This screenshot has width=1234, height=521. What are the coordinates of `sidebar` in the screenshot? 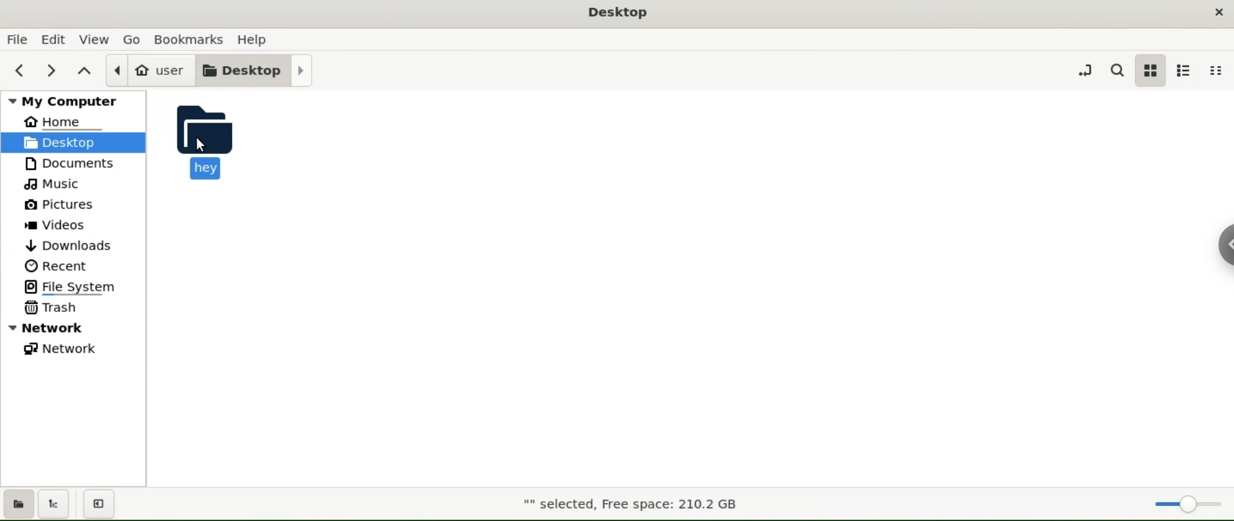 It's located at (1224, 243).